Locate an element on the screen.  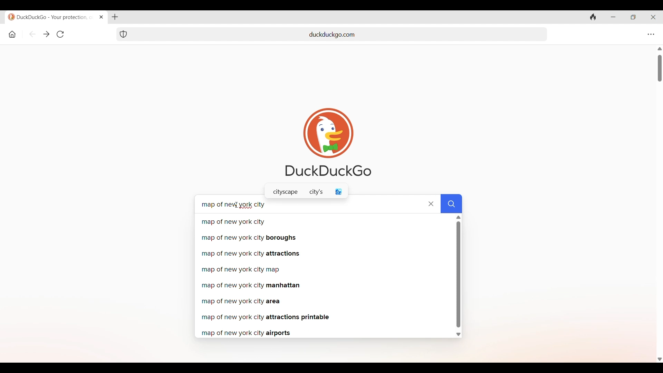
Reload page is located at coordinates (60, 34).